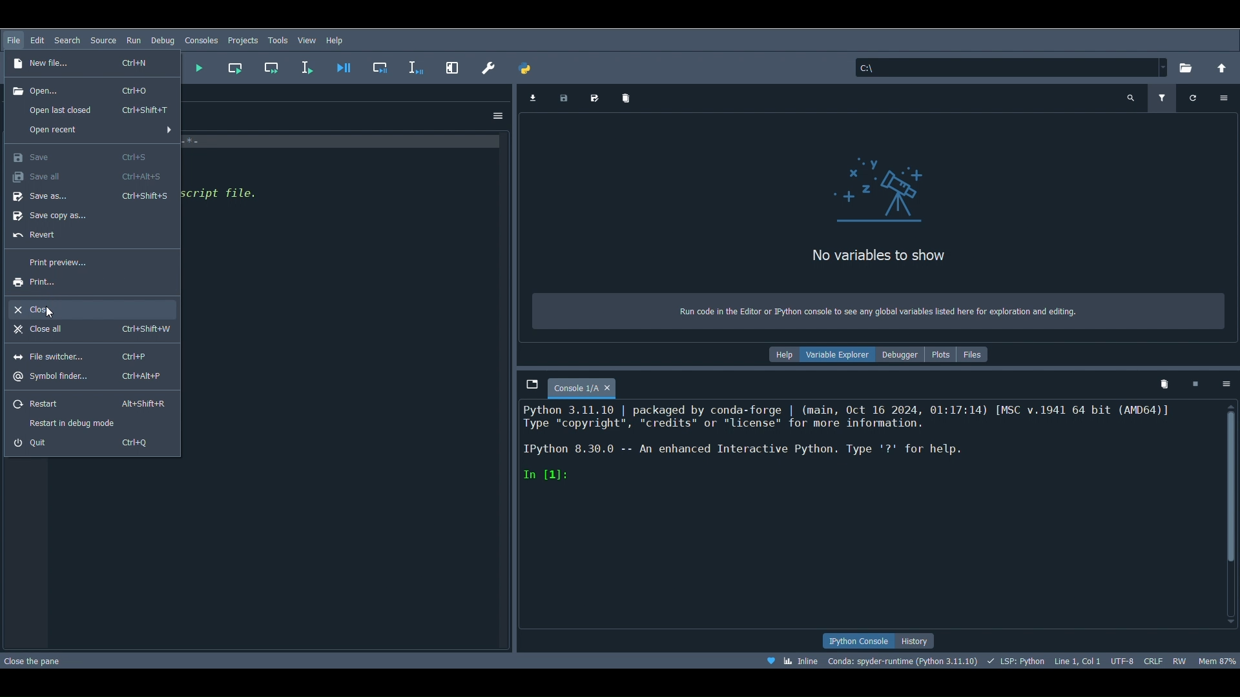  Describe the element at coordinates (1012, 65) in the screenshot. I see `File location` at that location.